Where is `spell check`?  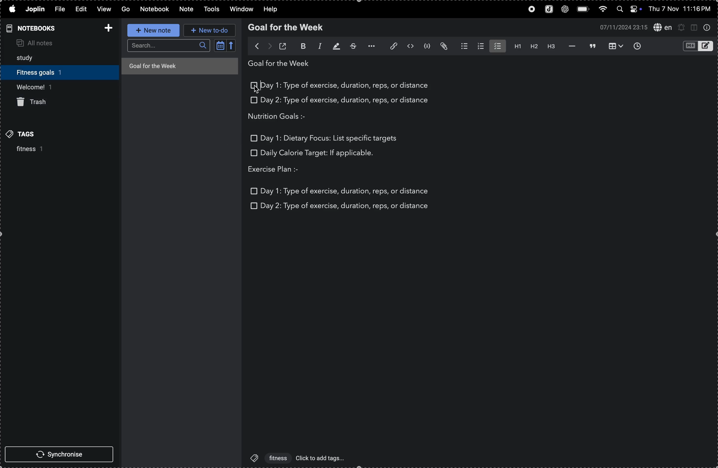 spell check is located at coordinates (662, 28).